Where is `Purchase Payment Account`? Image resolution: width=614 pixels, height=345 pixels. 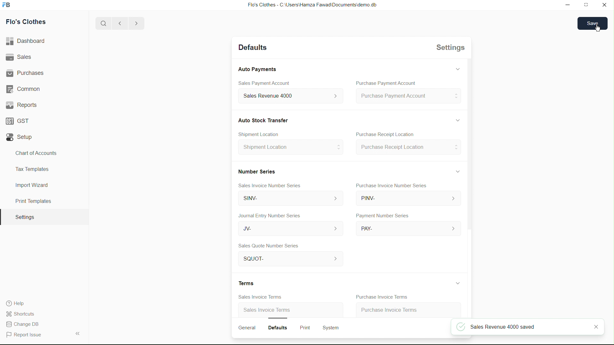 Purchase Payment Account is located at coordinates (385, 83).